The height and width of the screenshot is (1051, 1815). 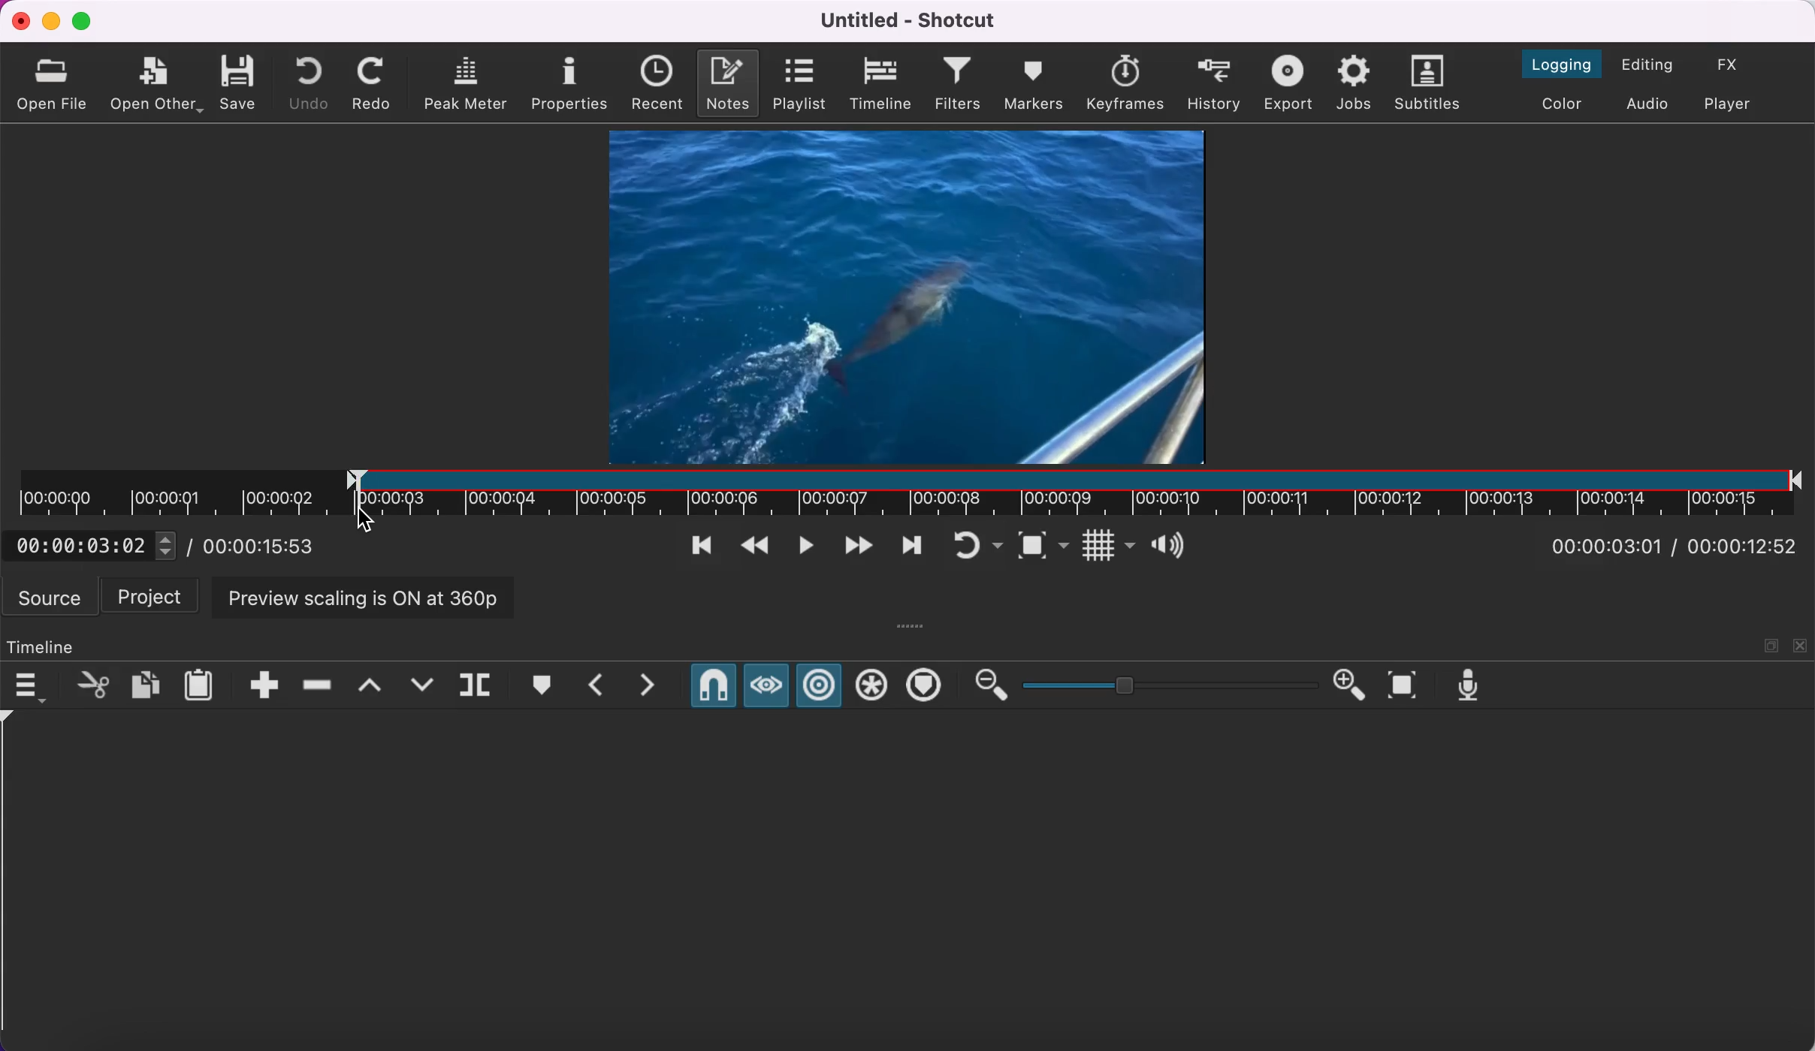 What do you see at coordinates (49, 598) in the screenshot?
I see `source` at bounding box center [49, 598].